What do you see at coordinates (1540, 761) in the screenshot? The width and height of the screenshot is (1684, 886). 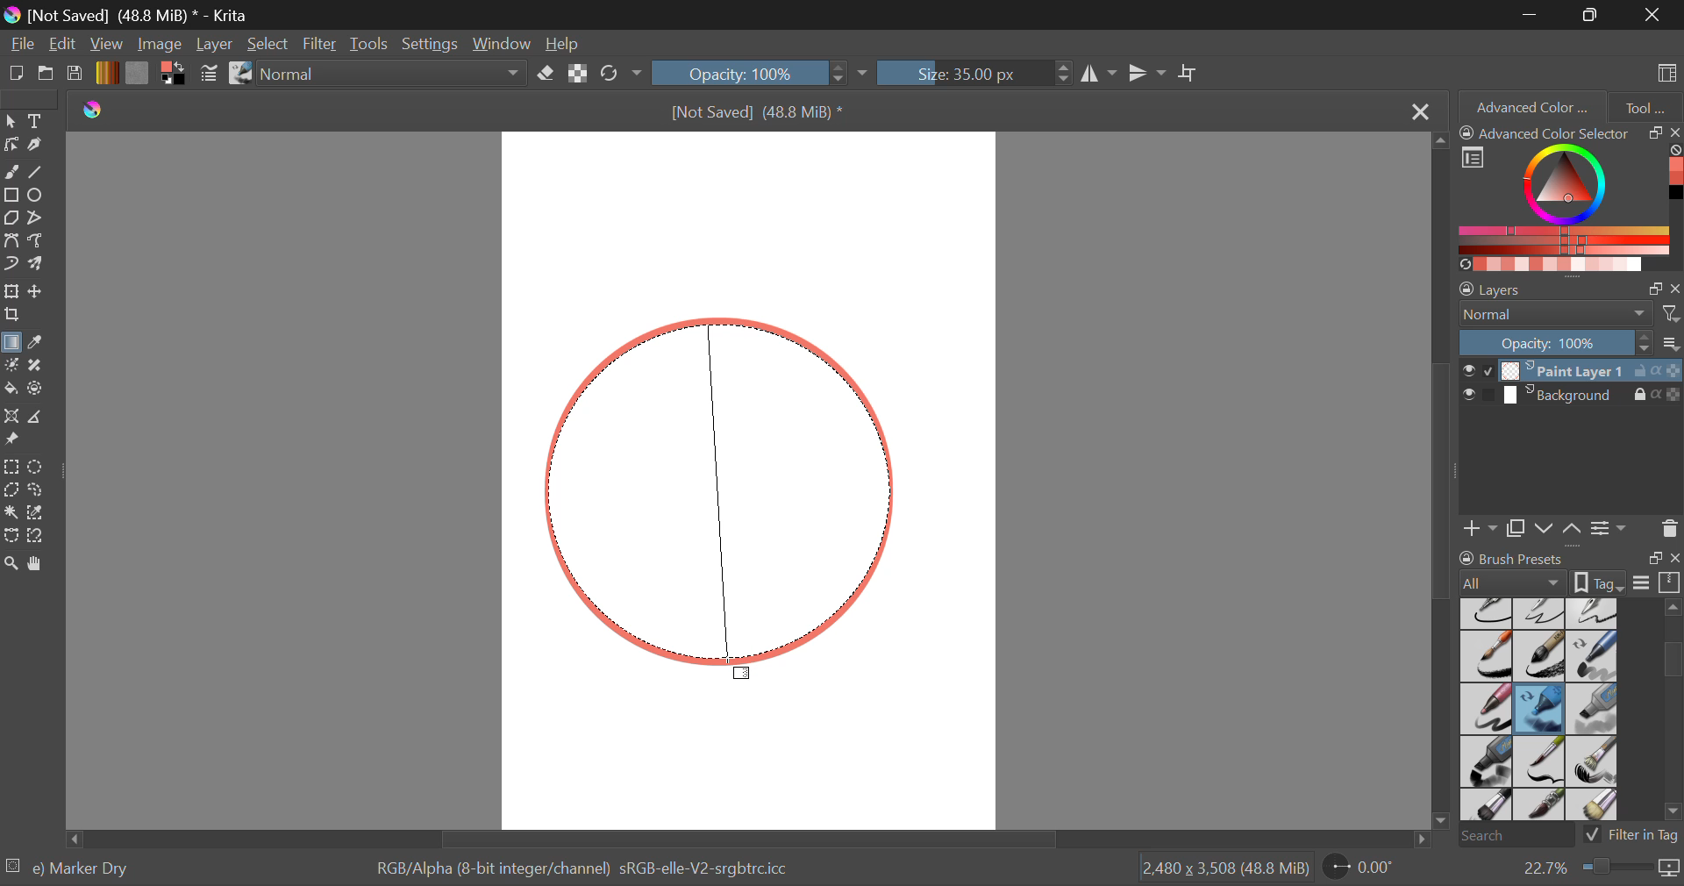 I see `Bristles-1 Details` at bounding box center [1540, 761].